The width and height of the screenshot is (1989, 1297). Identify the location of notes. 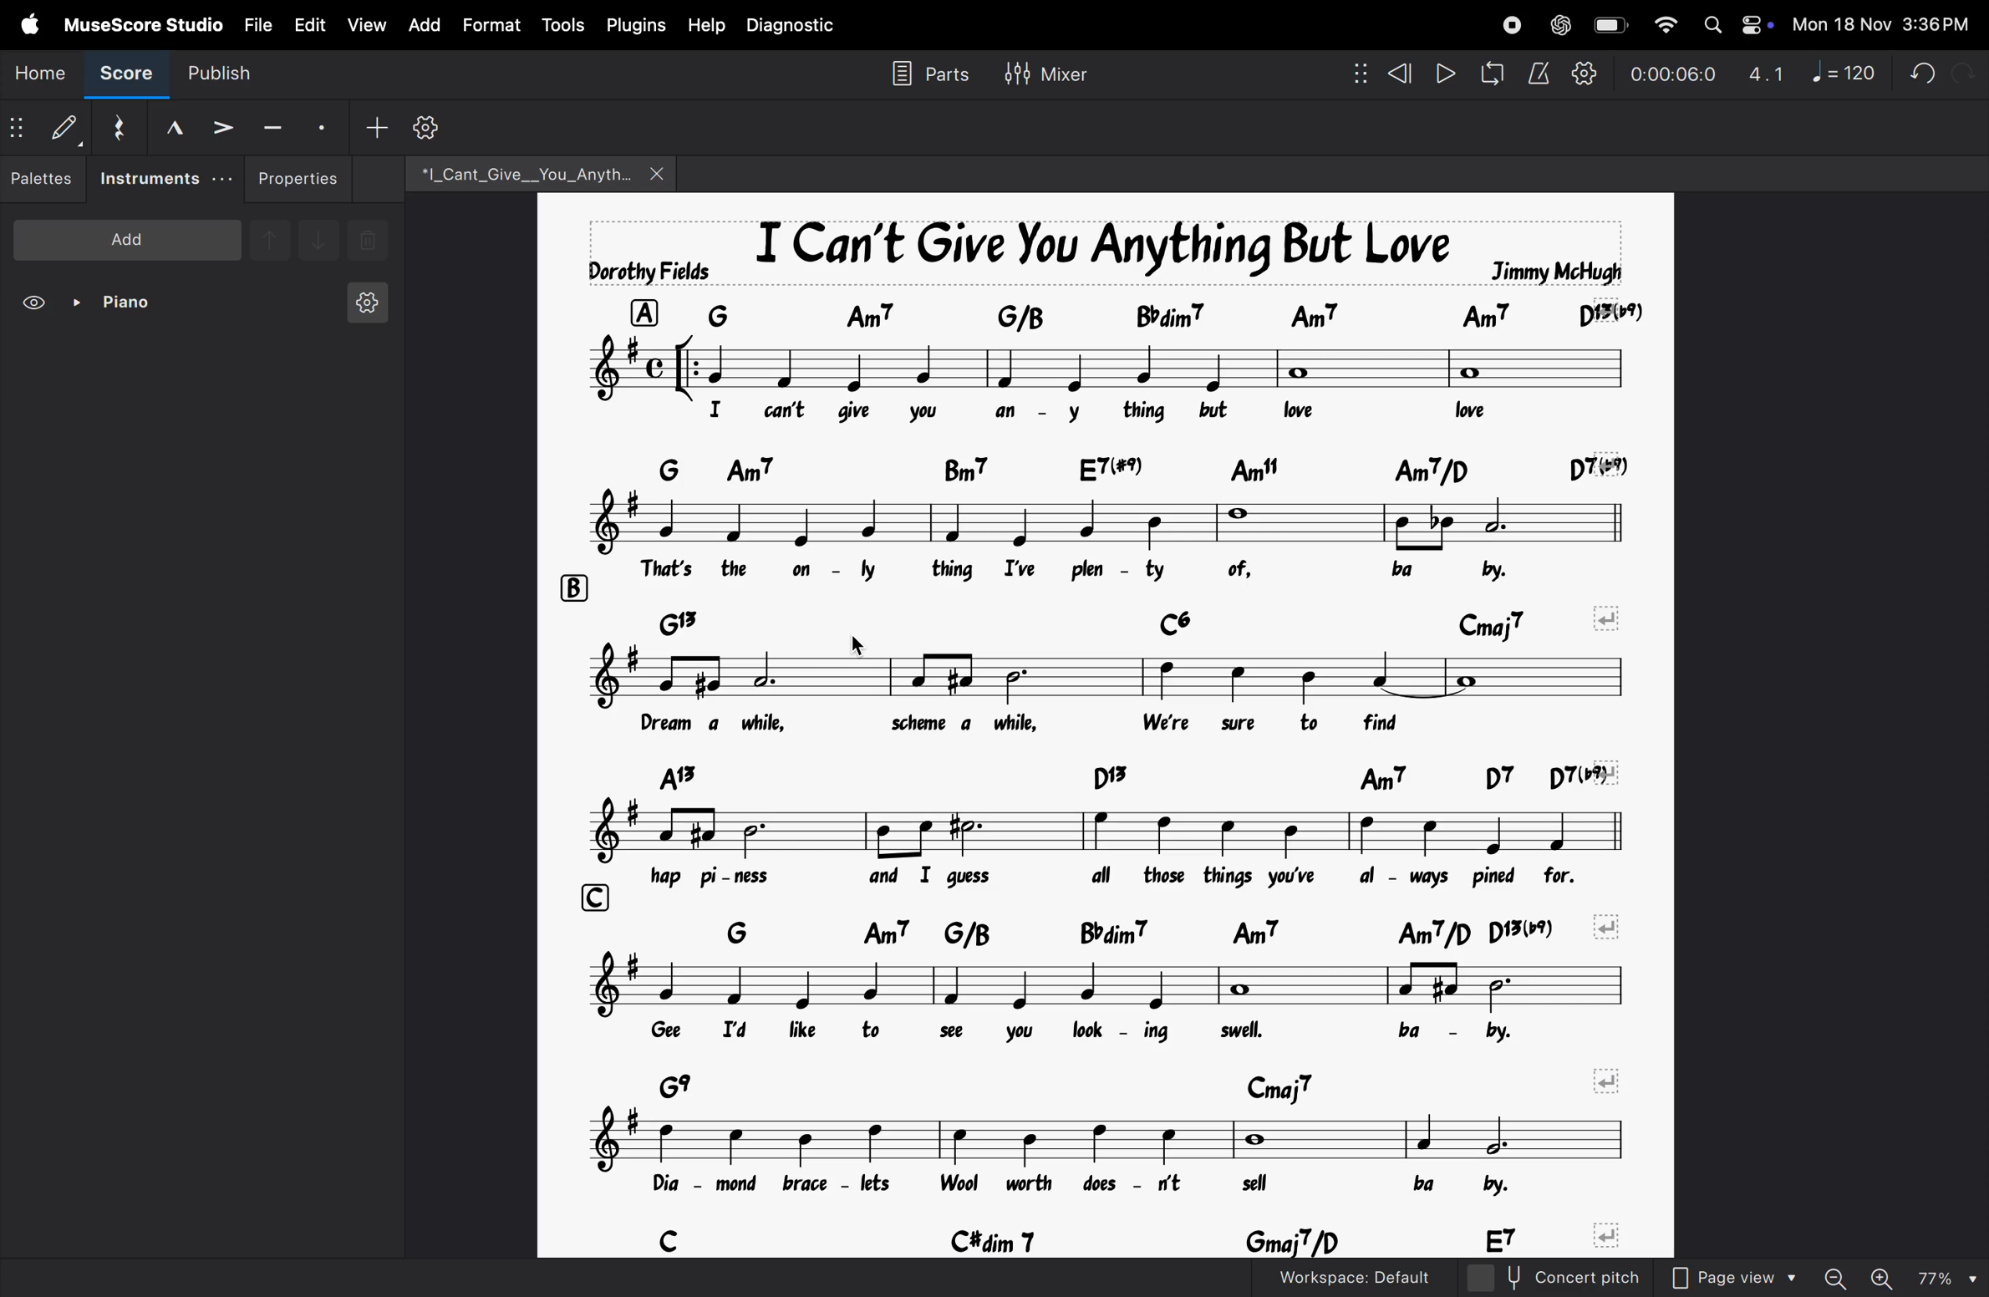
(1119, 675).